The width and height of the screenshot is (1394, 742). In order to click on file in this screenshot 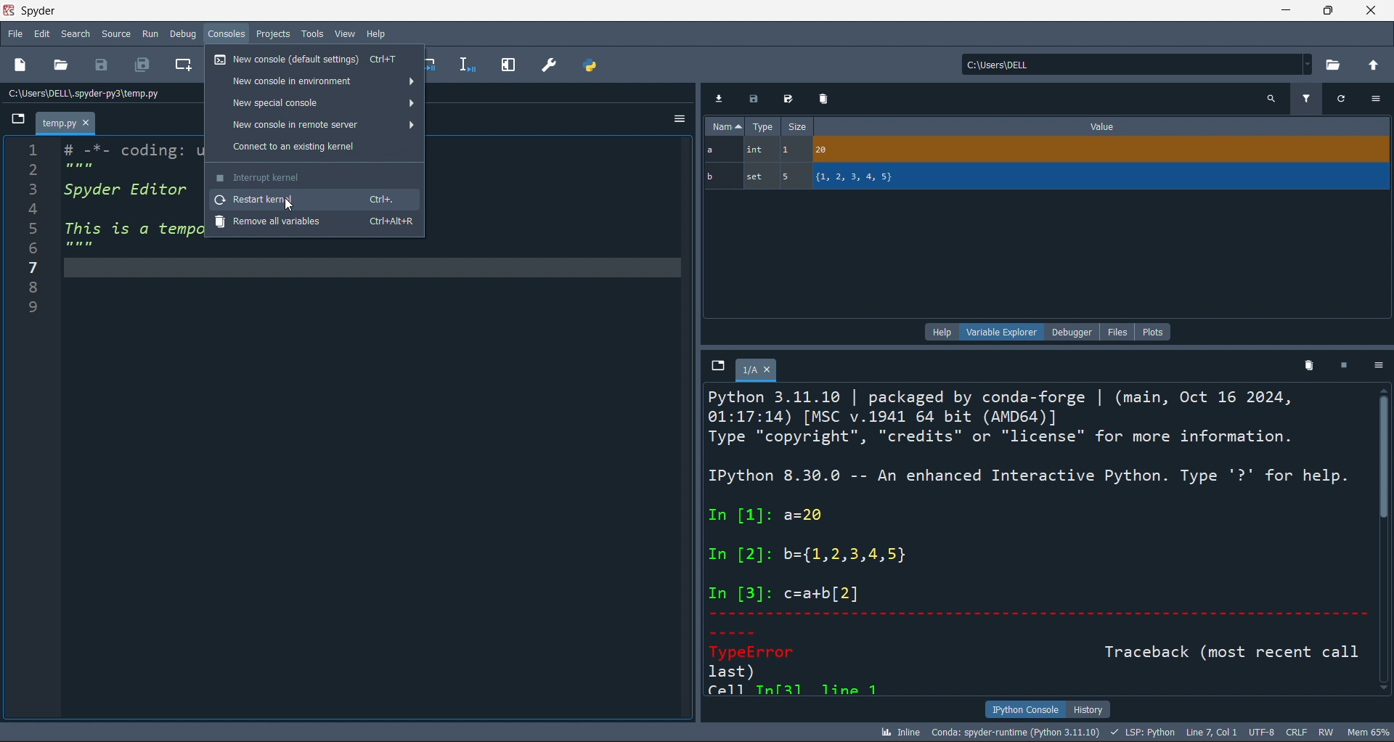, I will do `click(15, 33)`.